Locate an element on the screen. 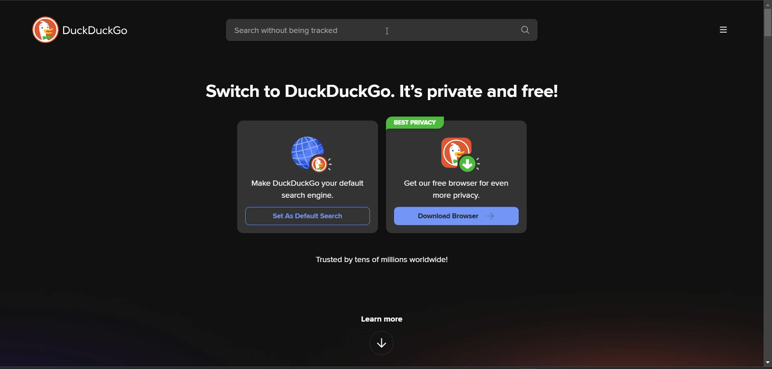 Image resolution: width=772 pixels, height=369 pixels. Switch to DuckDuckGo. It’s private and free! is located at coordinates (384, 92).